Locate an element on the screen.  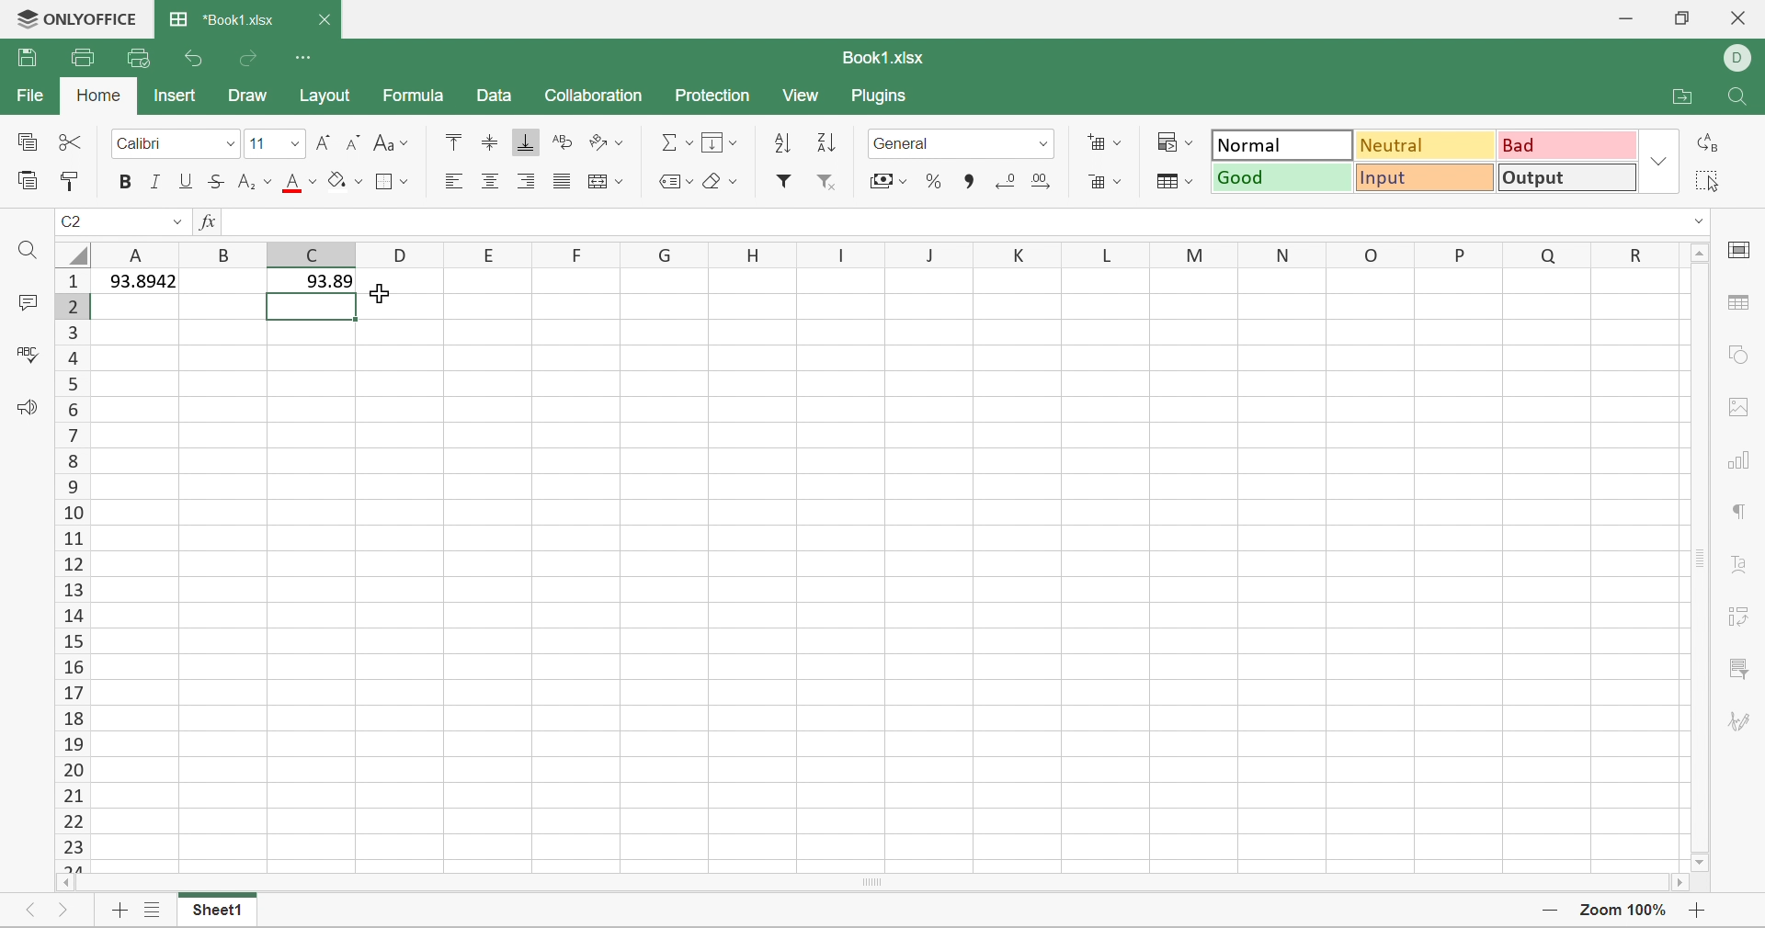
Drop Down is located at coordinates (293, 142).